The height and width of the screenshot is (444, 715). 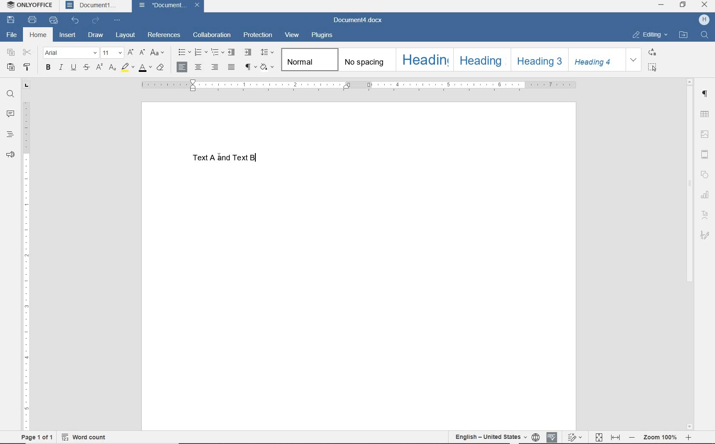 What do you see at coordinates (182, 67) in the screenshot?
I see `ALIGN LEFT` at bounding box center [182, 67].